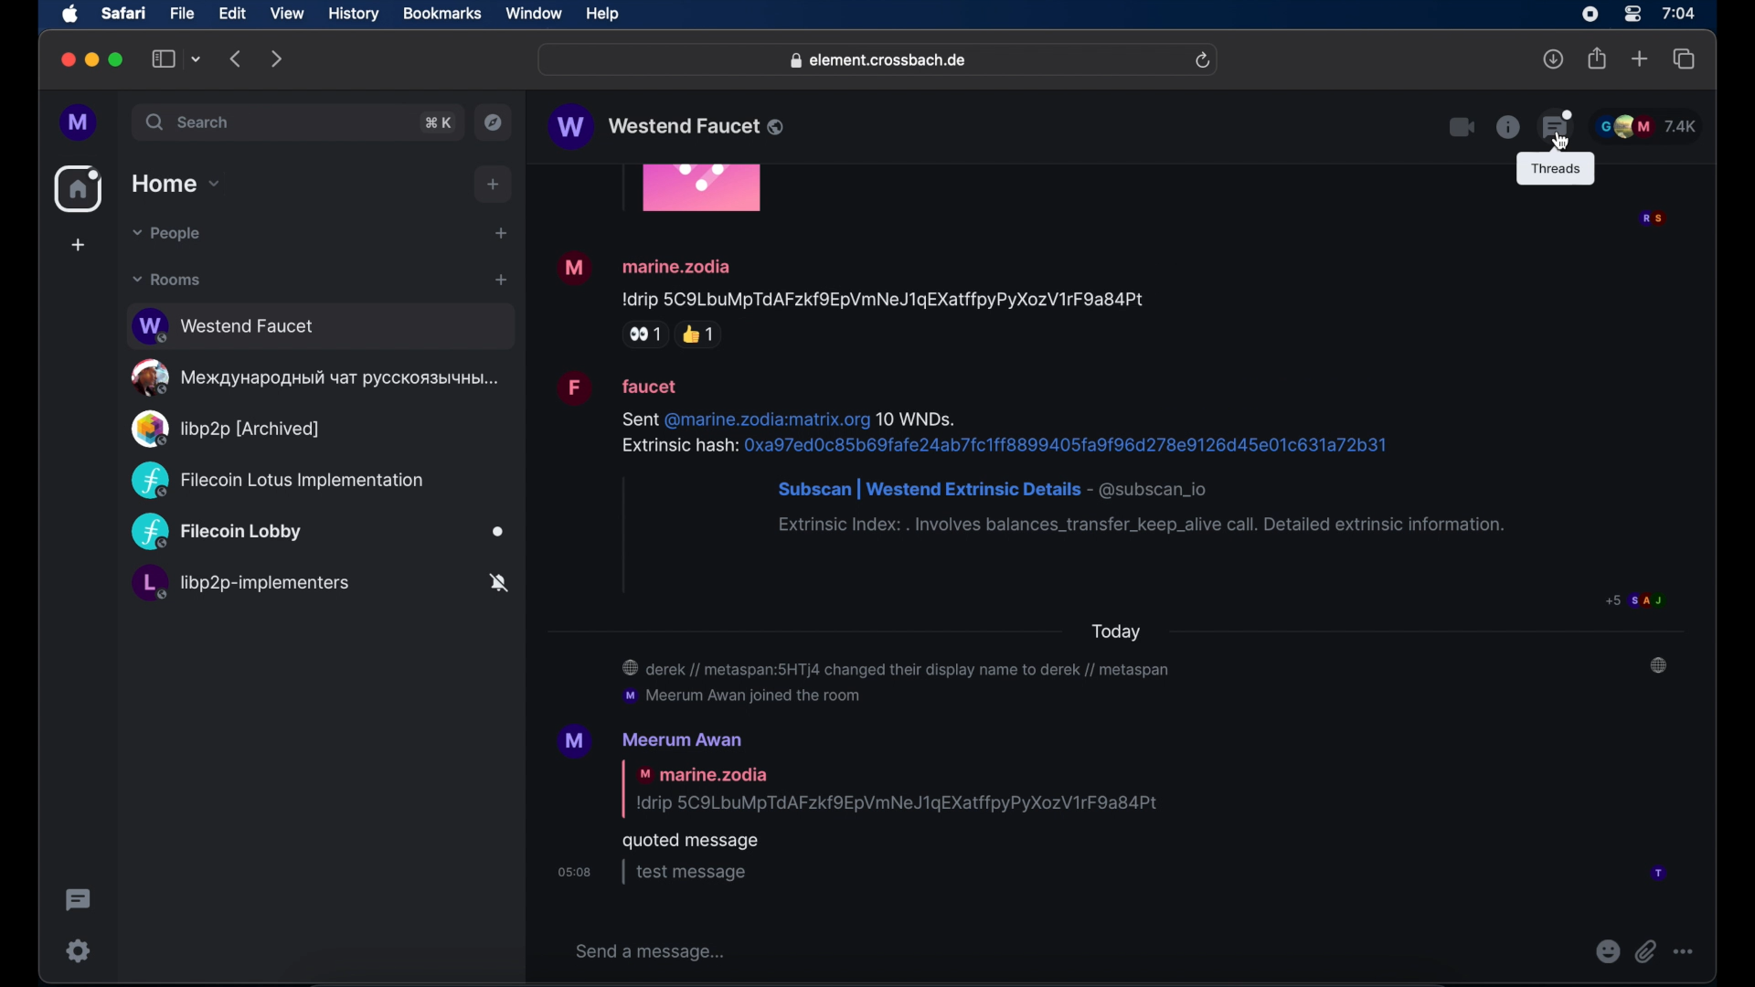 Image resolution: width=1755 pixels, height=987 pixels. What do you see at coordinates (501, 234) in the screenshot?
I see `start chat` at bounding box center [501, 234].